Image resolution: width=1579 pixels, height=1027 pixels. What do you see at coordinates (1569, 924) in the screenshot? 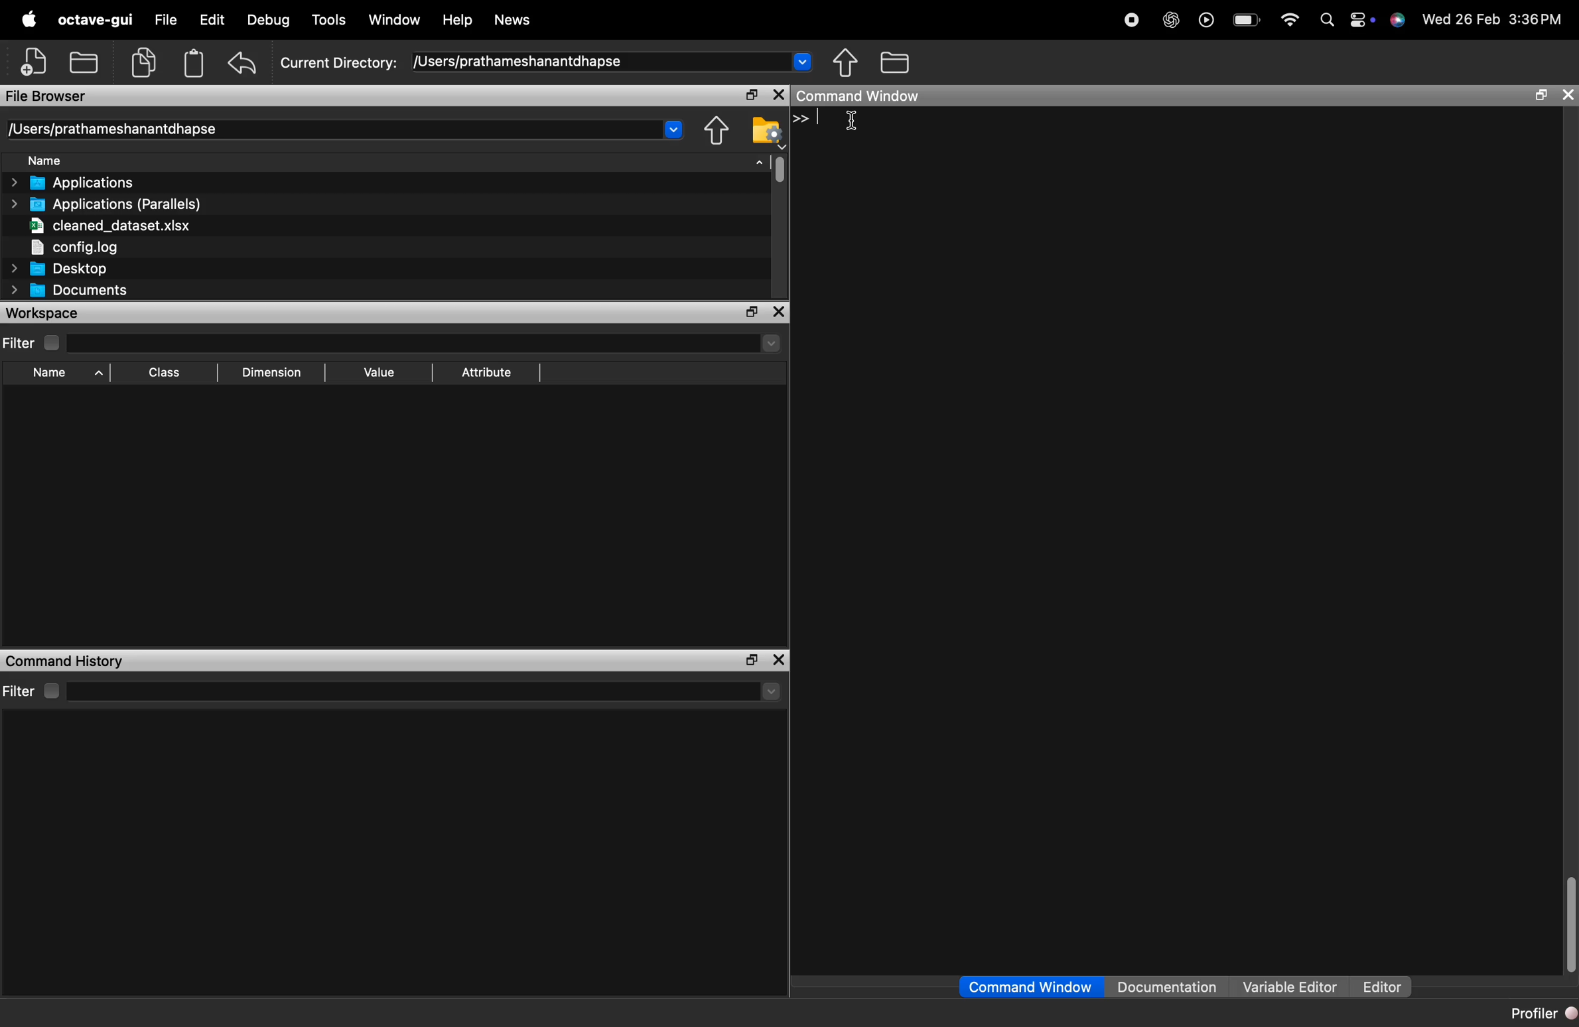
I see `vertical scrollbar` at bounding box center [1569, 924].